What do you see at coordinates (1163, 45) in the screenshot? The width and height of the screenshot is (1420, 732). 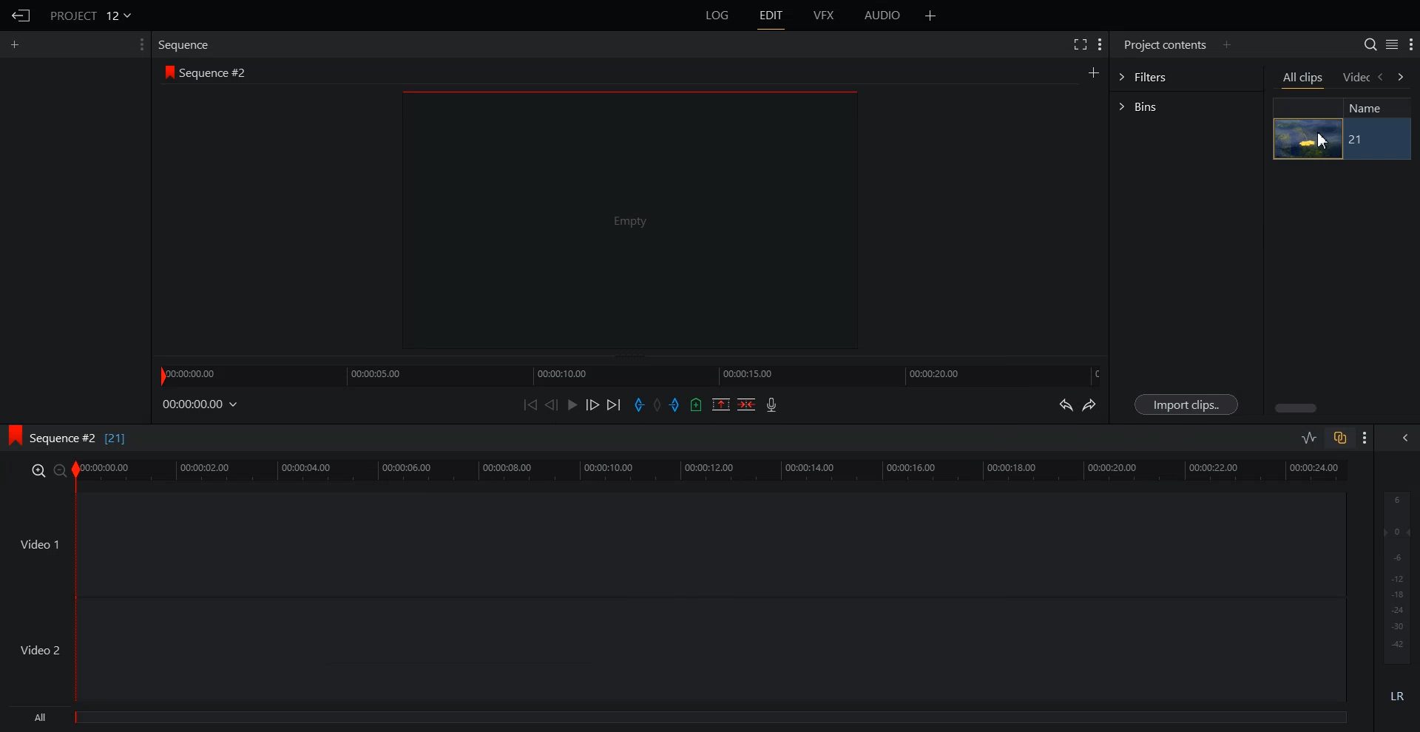 I see `Project contents` at bounding box center [1163, 45].